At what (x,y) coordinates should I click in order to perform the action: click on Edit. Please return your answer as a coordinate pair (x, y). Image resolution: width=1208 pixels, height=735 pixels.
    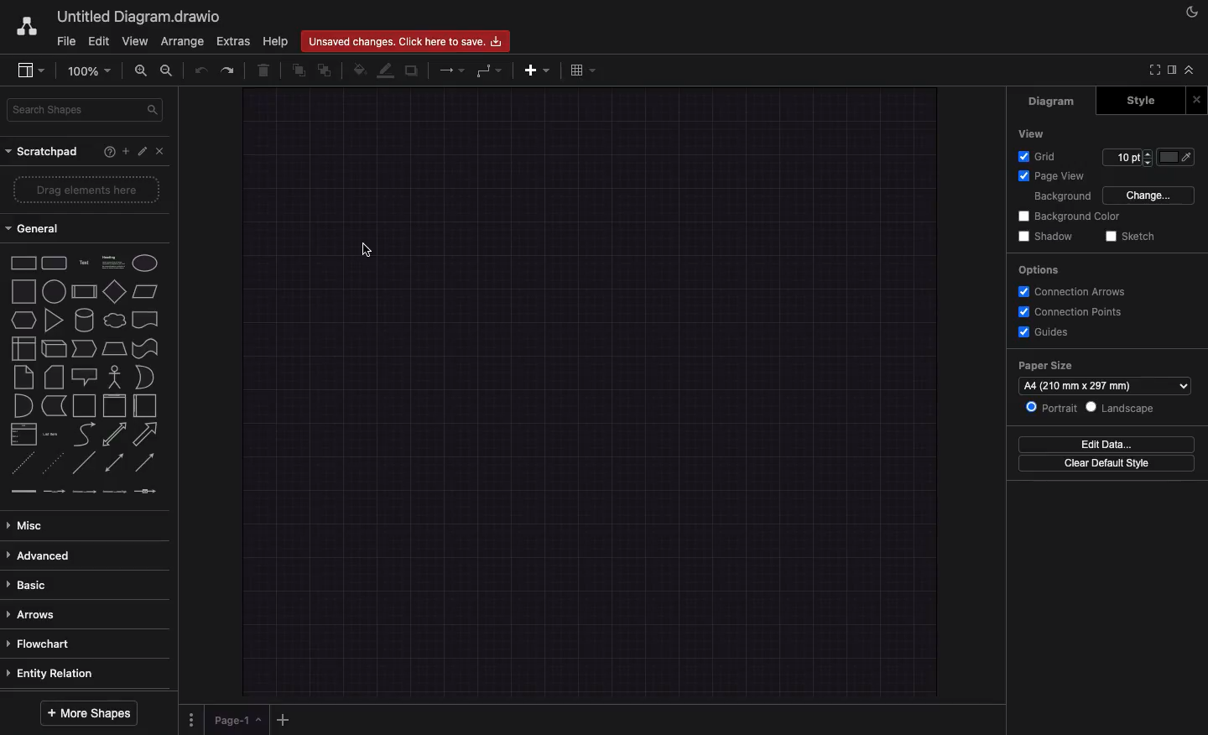
    Looking at the image, I should click on (101, 40).